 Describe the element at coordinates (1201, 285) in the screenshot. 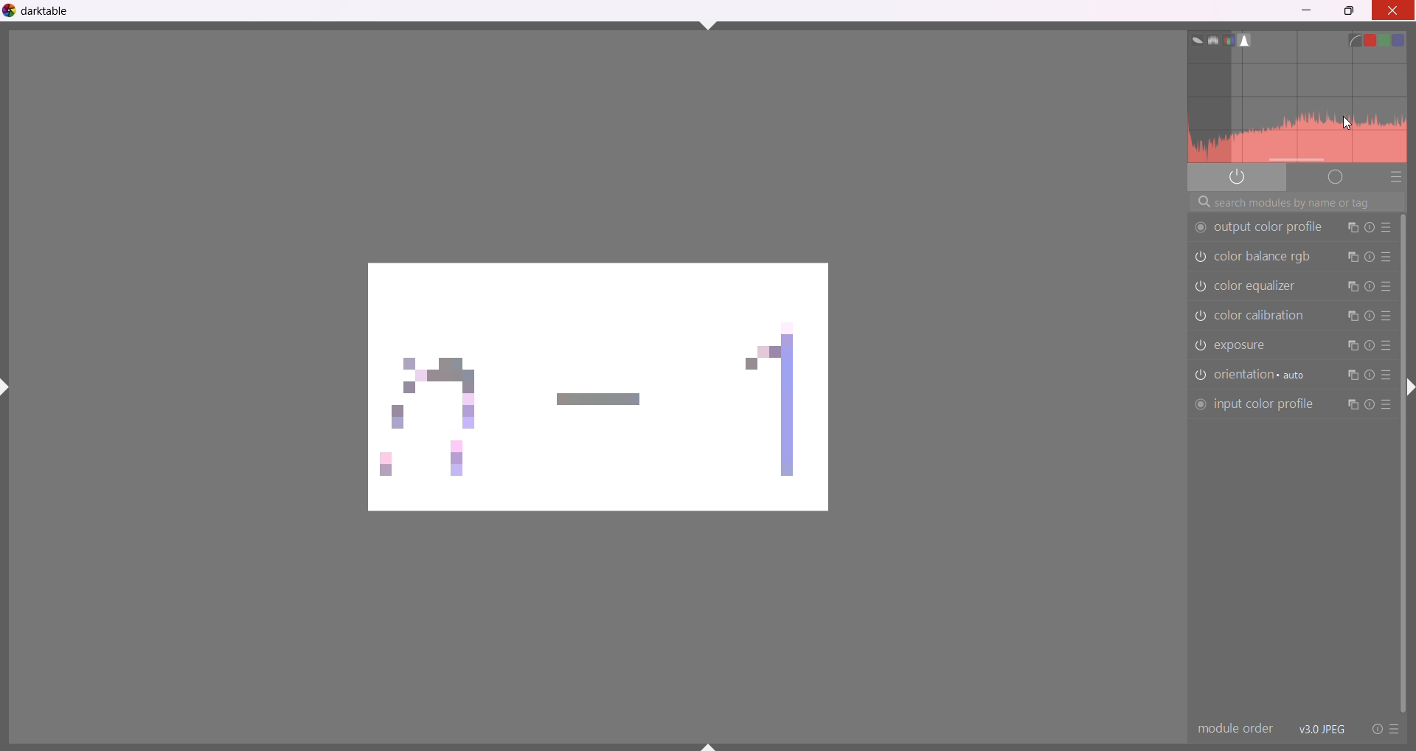

I see `color equalizer switched off` at that location.